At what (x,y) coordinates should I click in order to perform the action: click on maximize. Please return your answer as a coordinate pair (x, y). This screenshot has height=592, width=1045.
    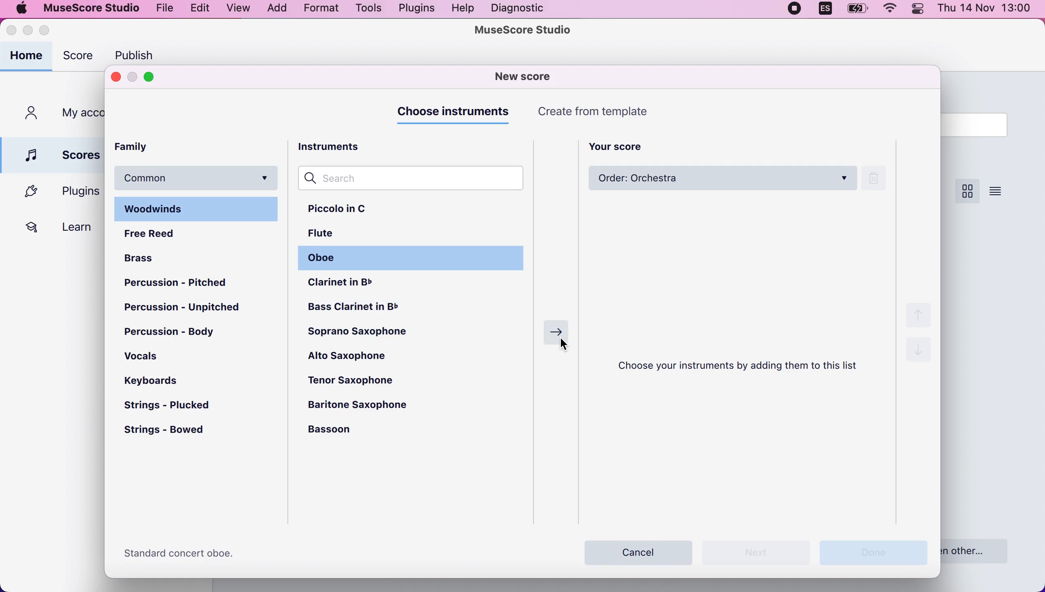
    Looking at the image, I should click on (53, 31).